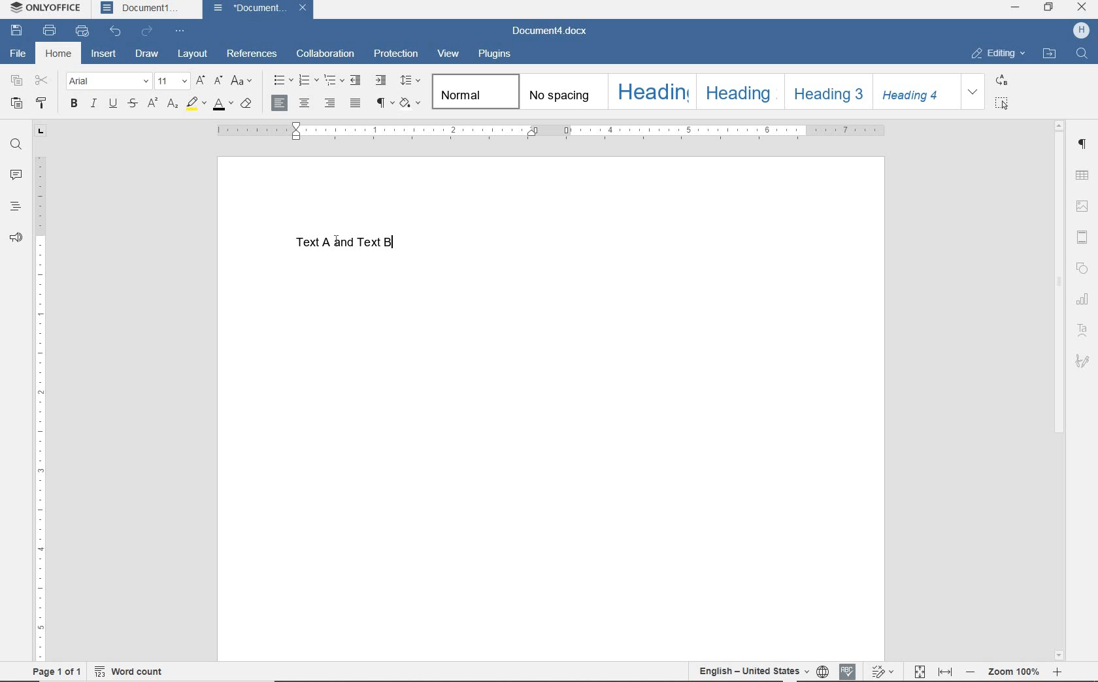 The image size is (1098, 682). I want to click on SUBSCRIPT, so click(172, 105).